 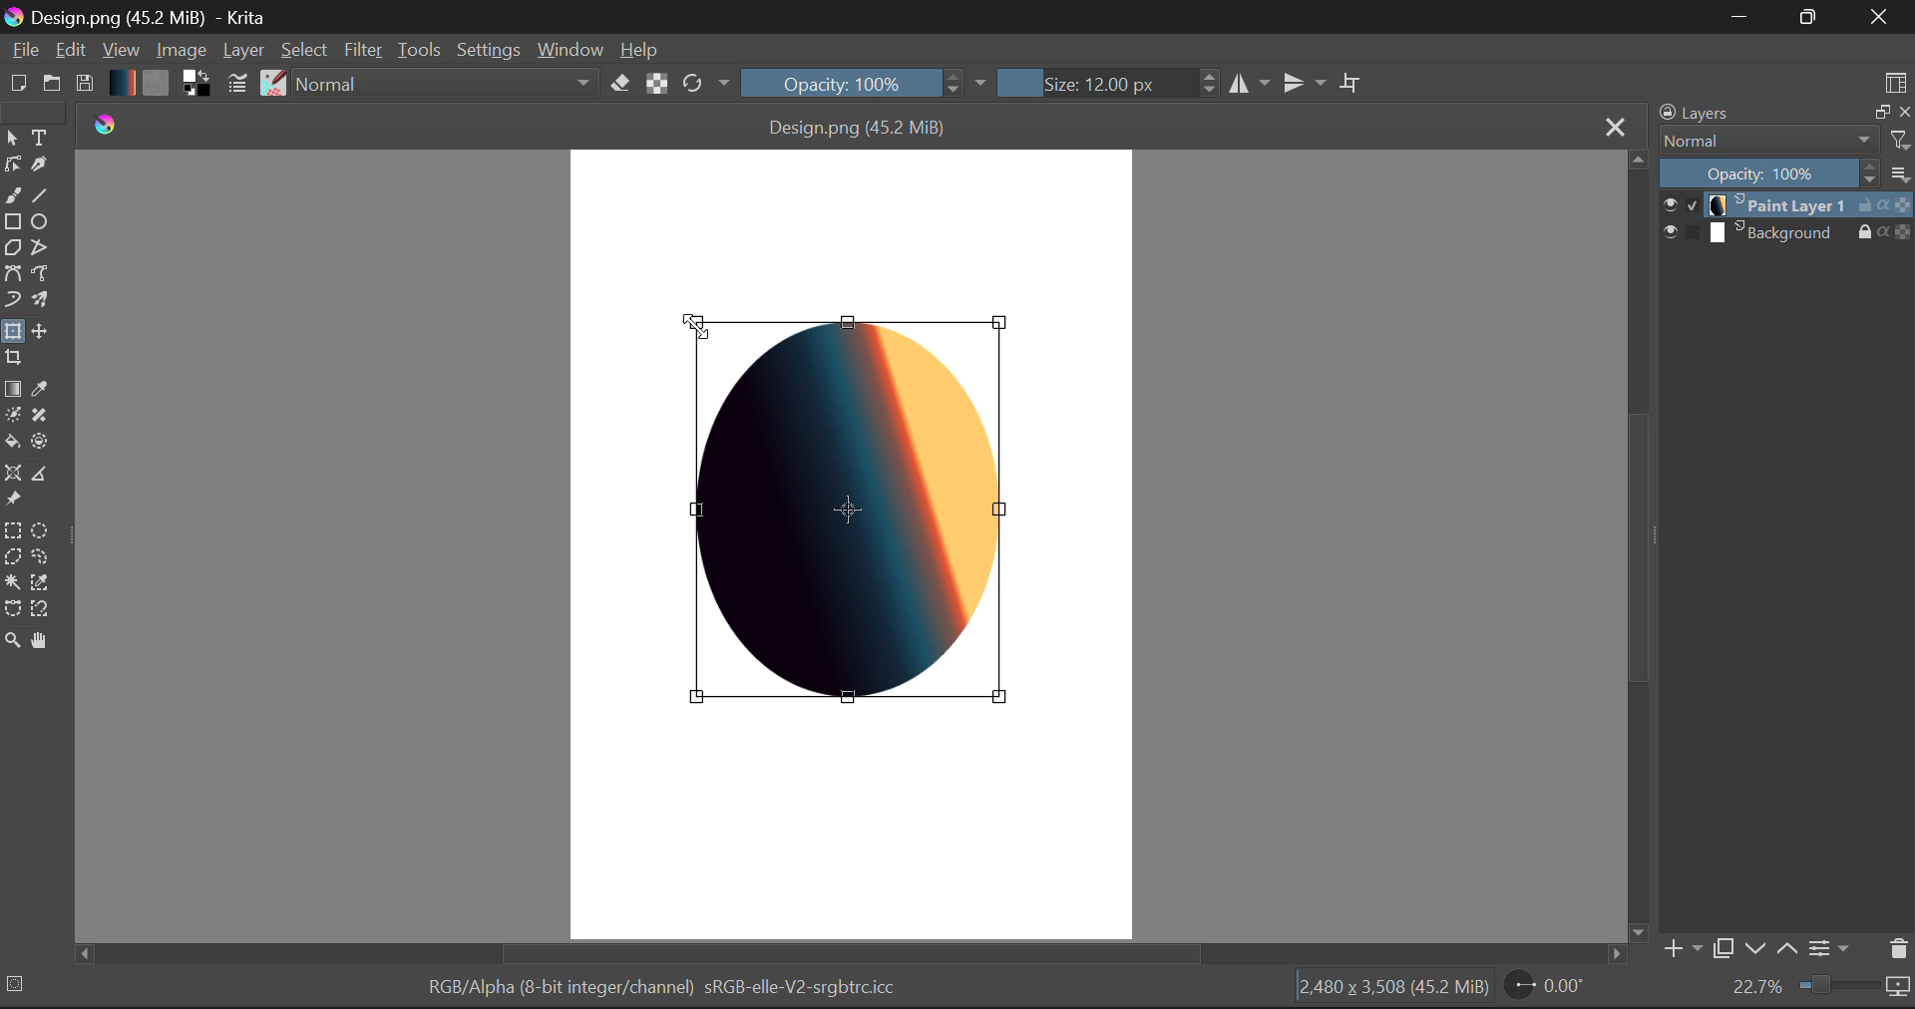 What do you see at coordinates (196, 85) in the screenshot?
I see `Colors in use` at bounding box center [196, 85].